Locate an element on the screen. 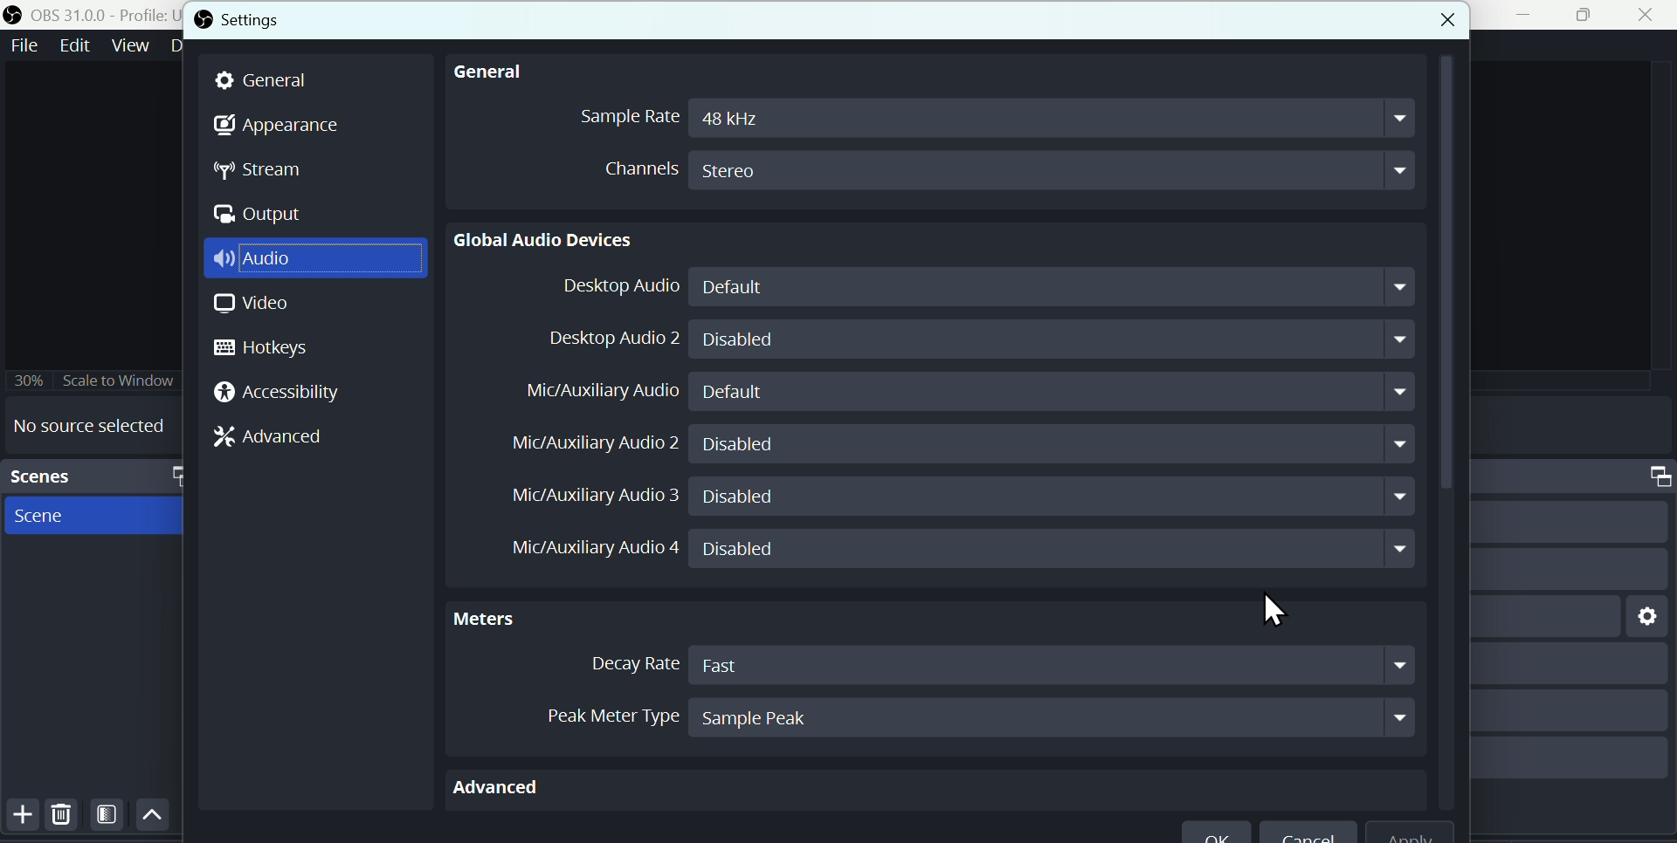 The width and height of the screenshot is (1677, 843). Disabled is located at coordinates (1052, 444).